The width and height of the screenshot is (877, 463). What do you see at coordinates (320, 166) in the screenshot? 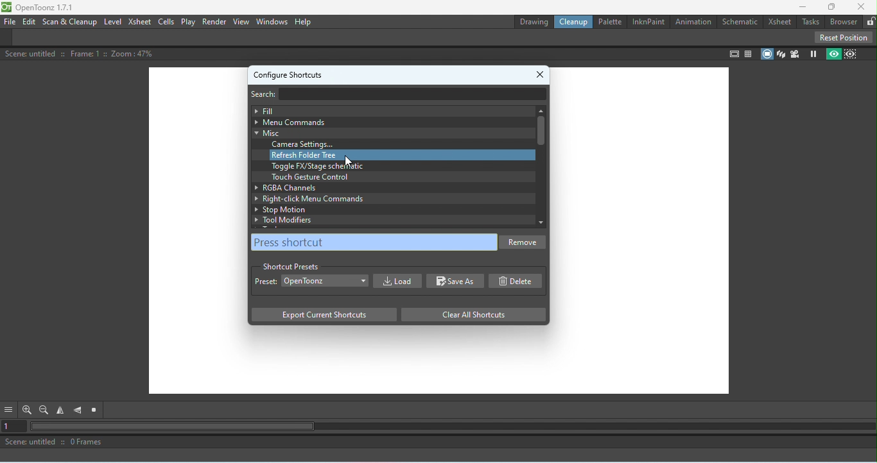
I see `Toggle FX/Stage Schematic` at bounding box center [320, 166].